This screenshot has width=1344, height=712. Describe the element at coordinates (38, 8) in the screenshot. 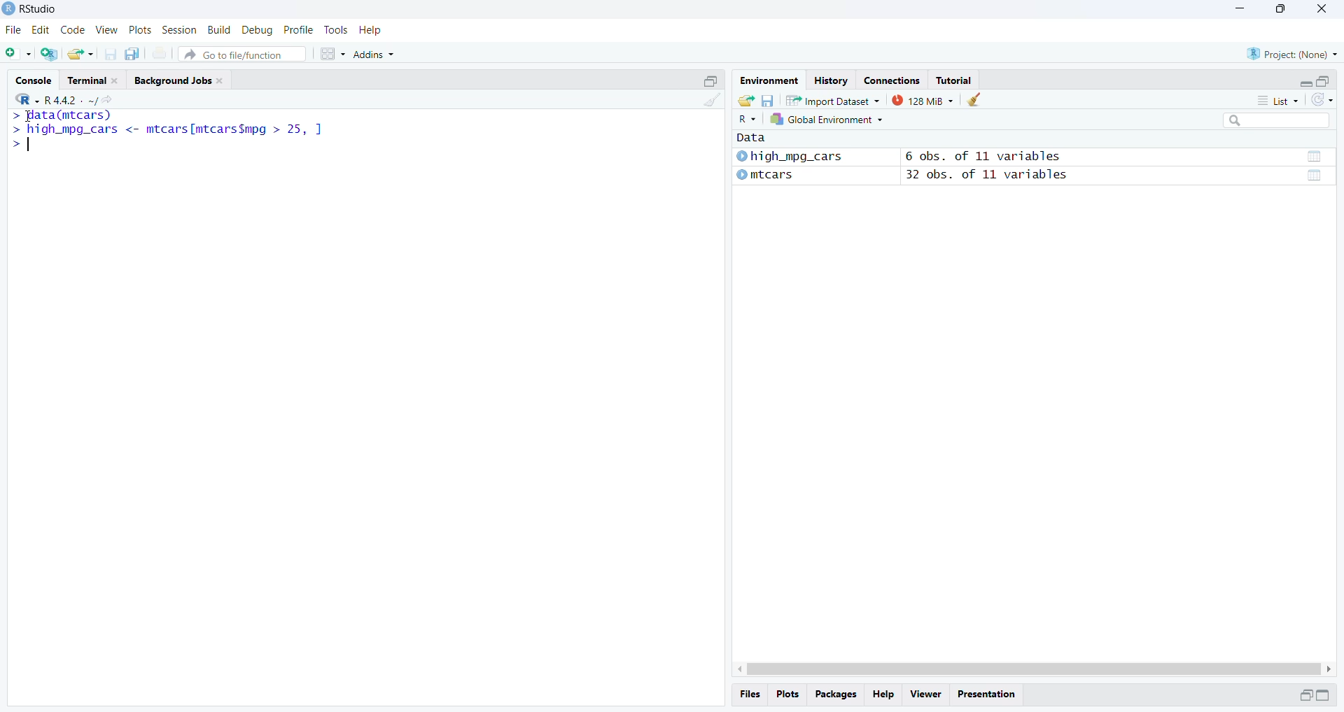

I see `RStudio` at that location.